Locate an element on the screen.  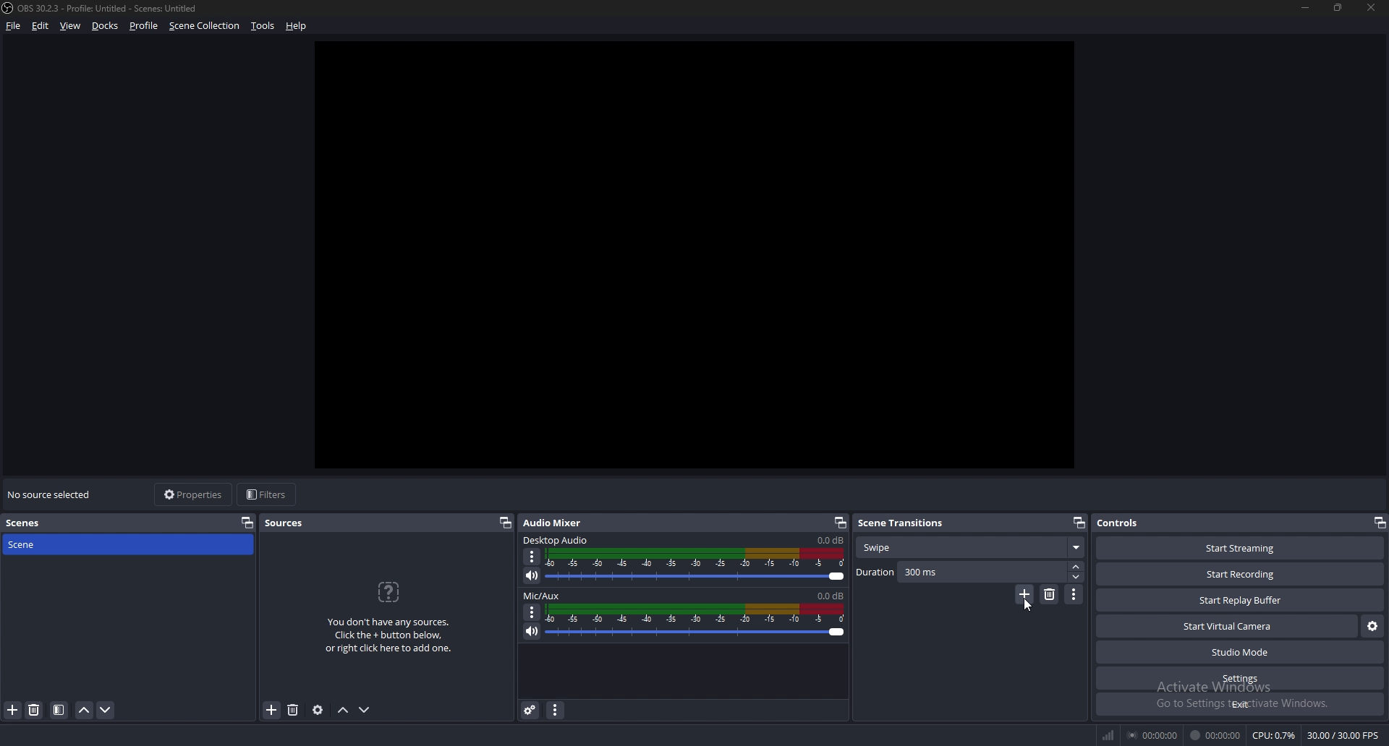
docks is located at coordinates (106, 26).